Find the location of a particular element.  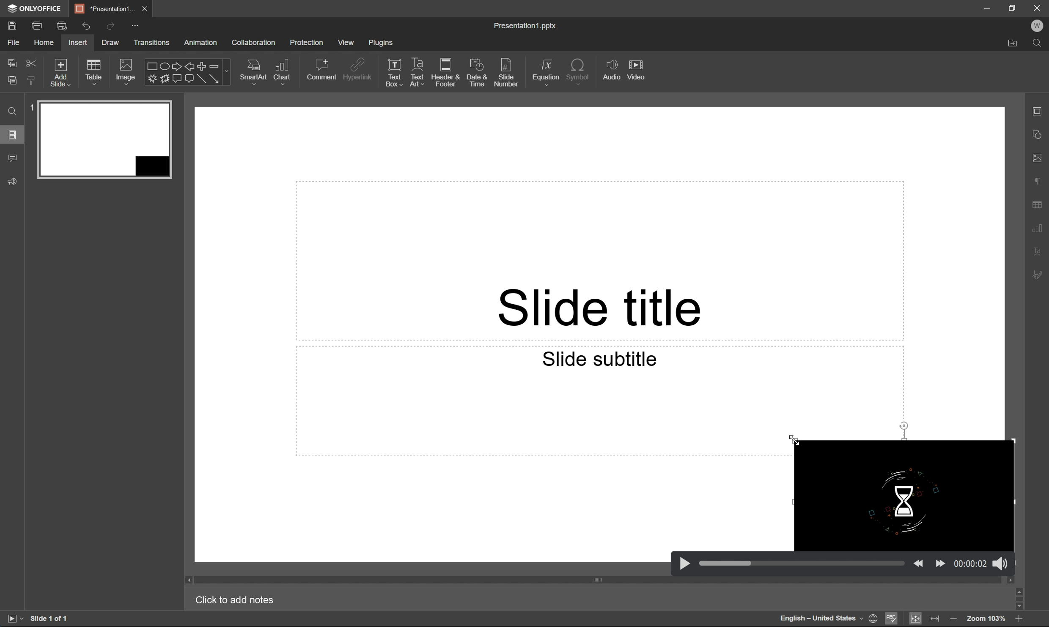

cut is located at coordinates (32, 62).